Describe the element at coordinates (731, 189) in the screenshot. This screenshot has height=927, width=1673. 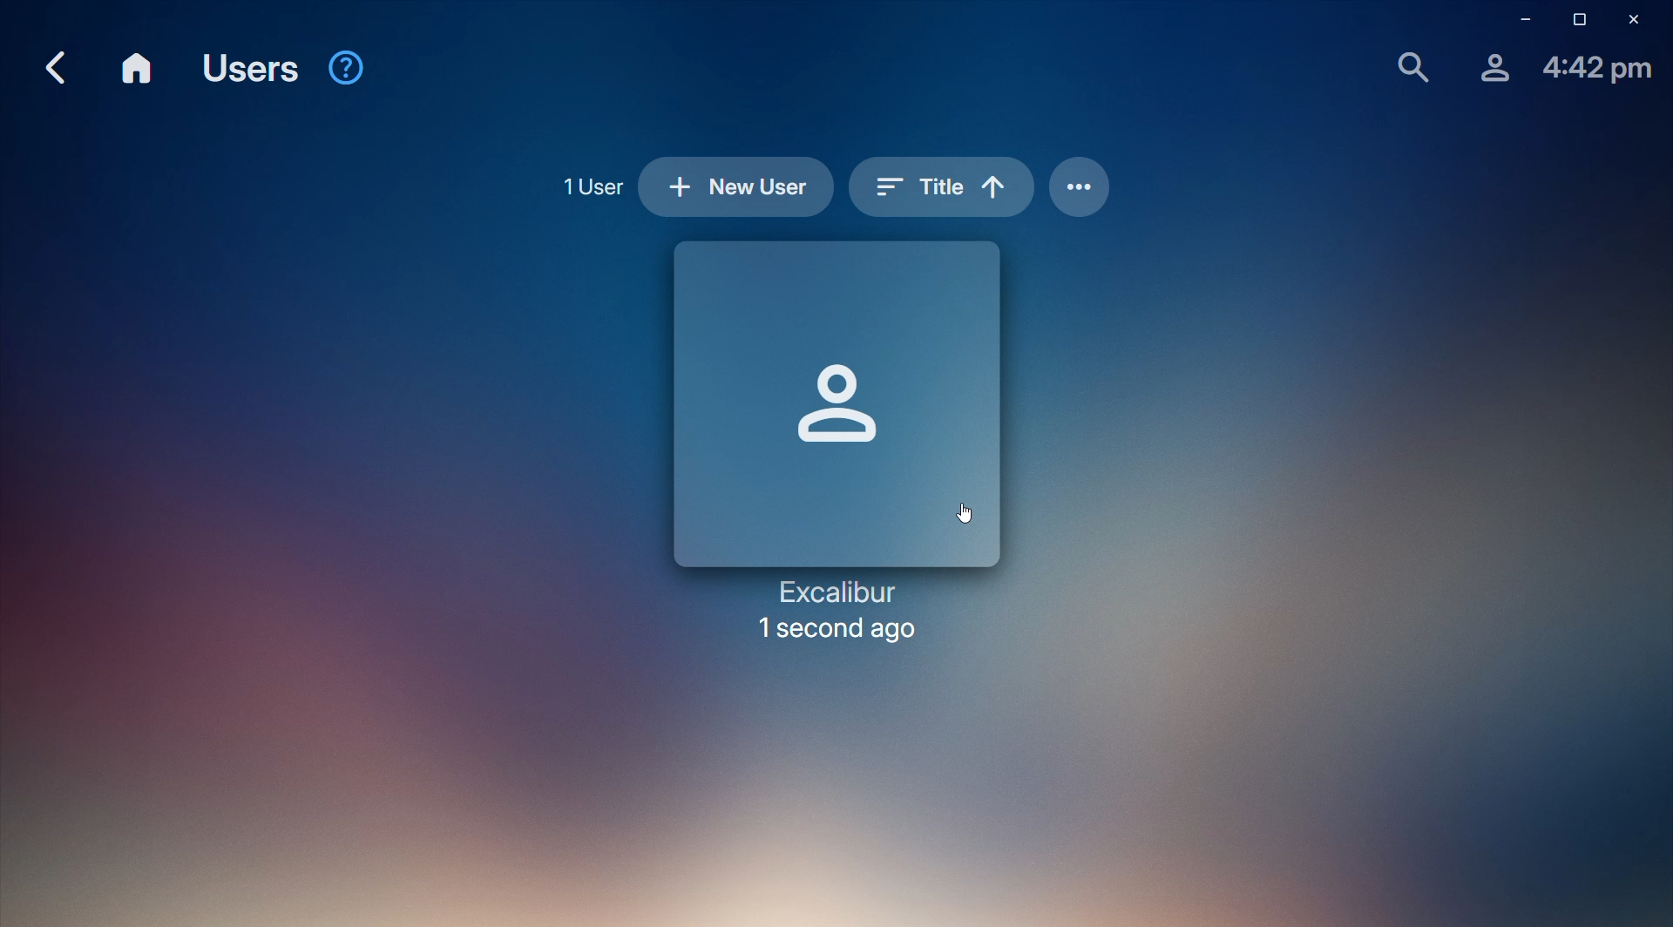
I see `New User` at that location.